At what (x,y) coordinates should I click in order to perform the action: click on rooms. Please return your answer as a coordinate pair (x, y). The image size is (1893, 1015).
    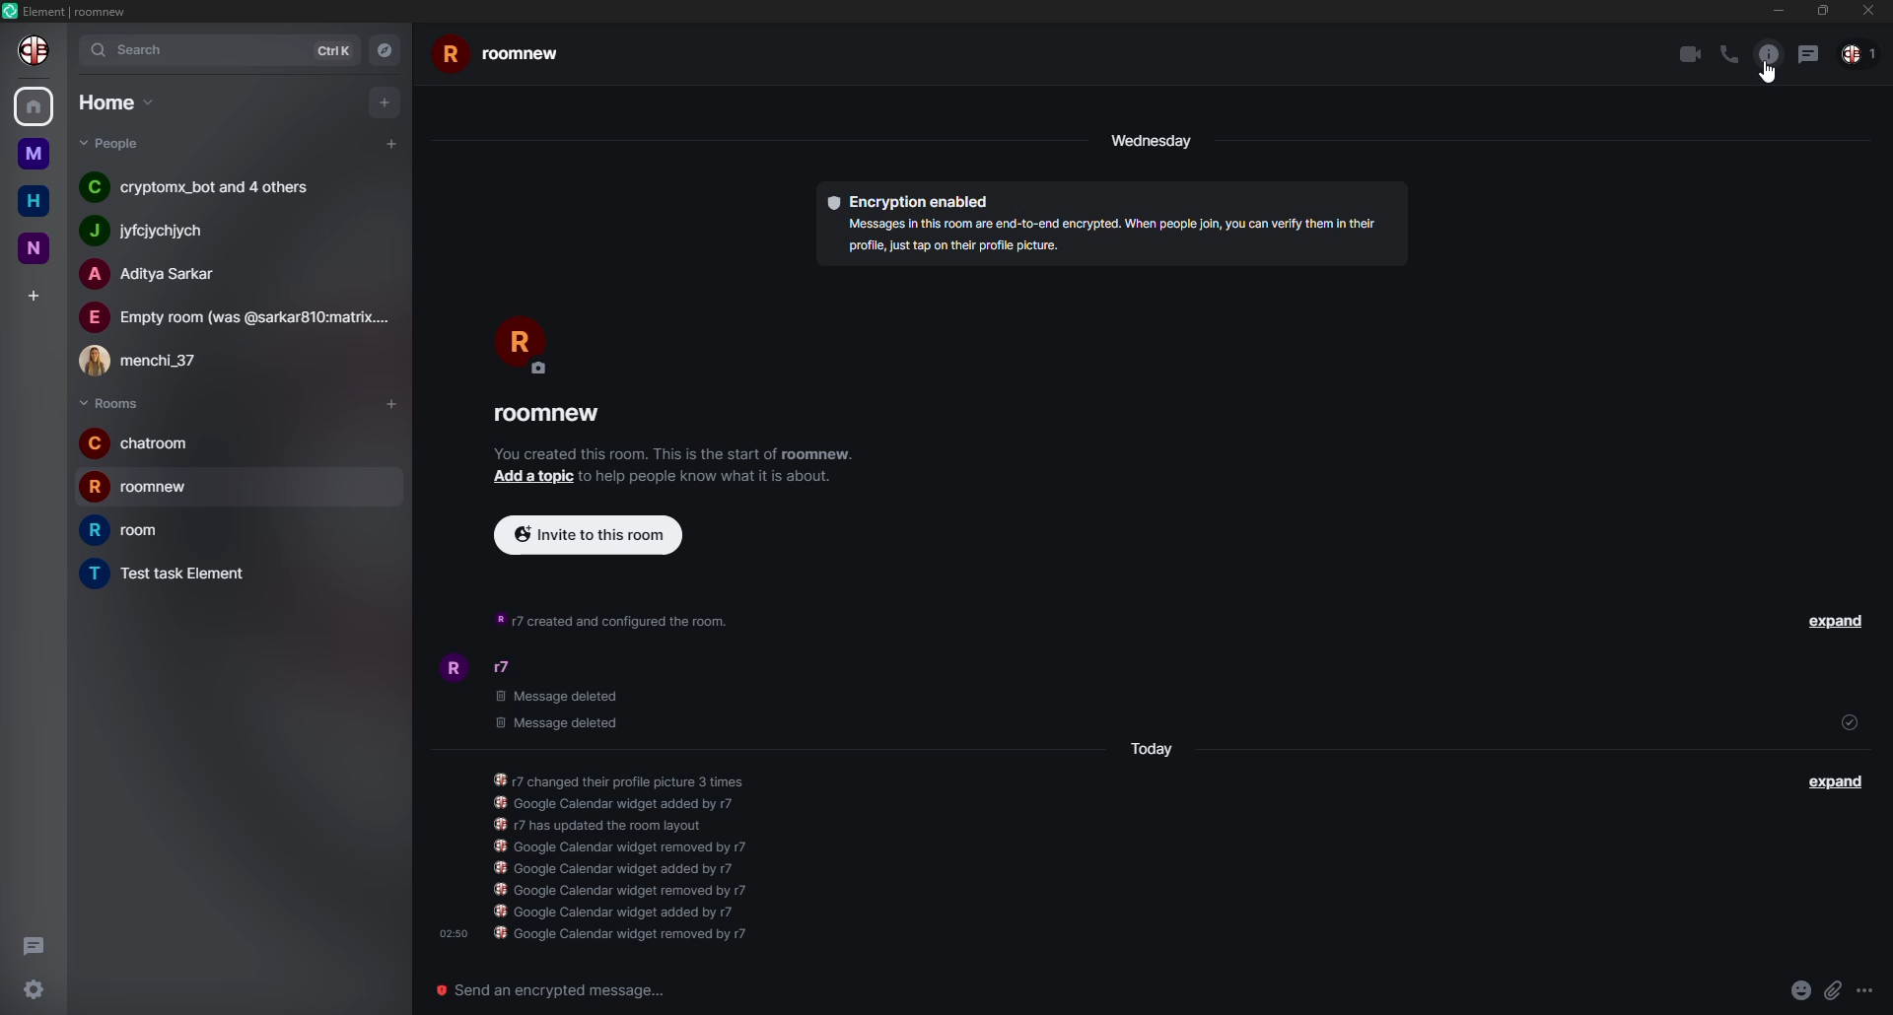
    Looking at the image, I should click on (109, 402).